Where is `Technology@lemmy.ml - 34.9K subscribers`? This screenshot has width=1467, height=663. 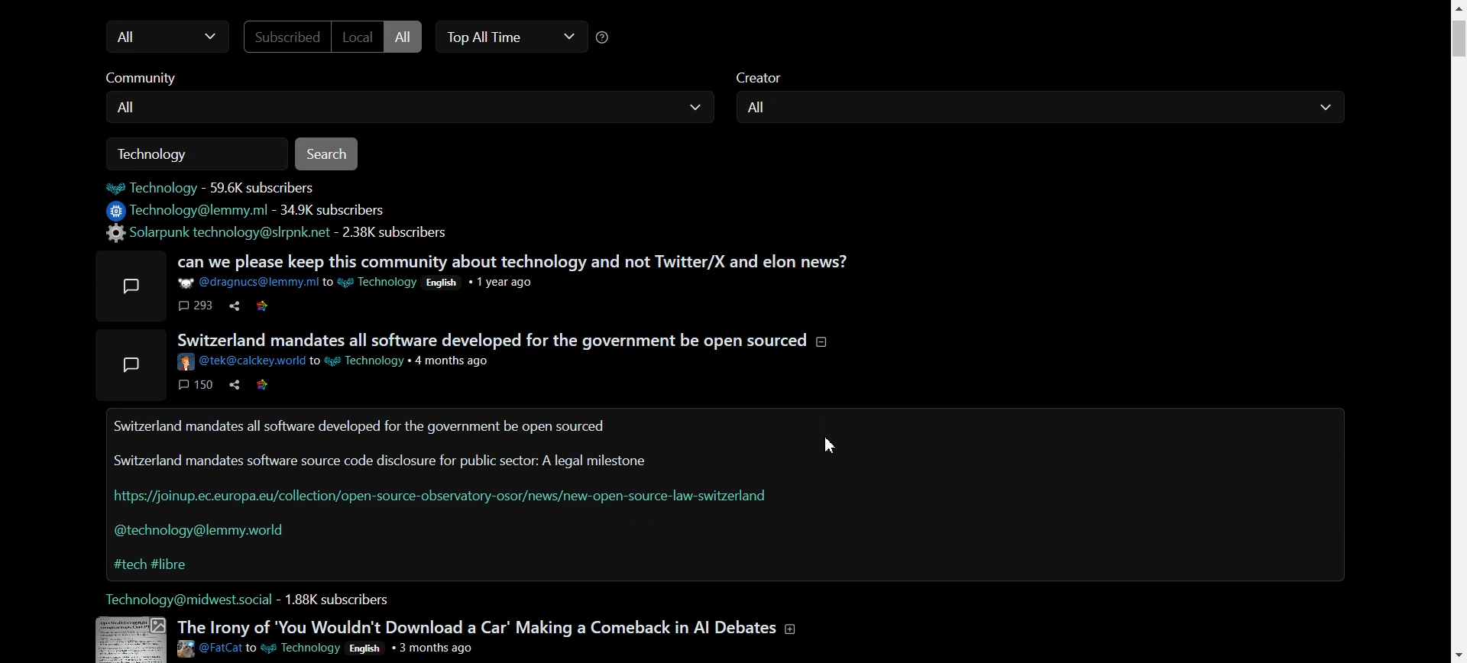
Technology@lemmy.ml - 34.9K subscribers is located at coordinates (248, 211).